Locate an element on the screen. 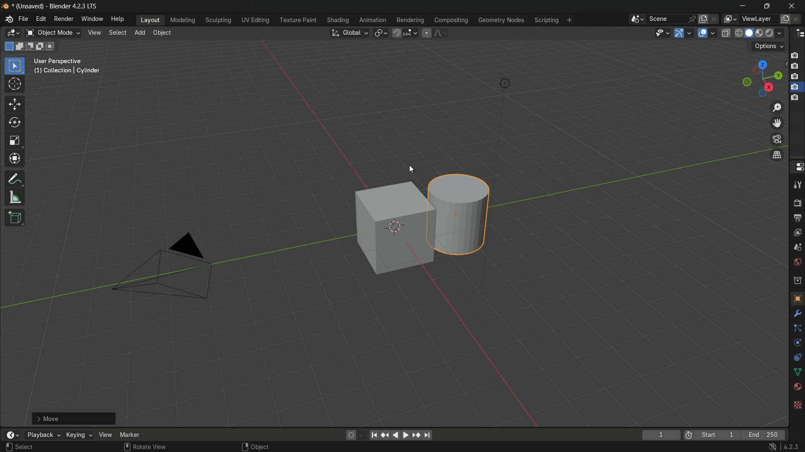 Image resolution: width=805 pixels, height=452 pixels. move to the beginning is located at coordinates (375, 436).